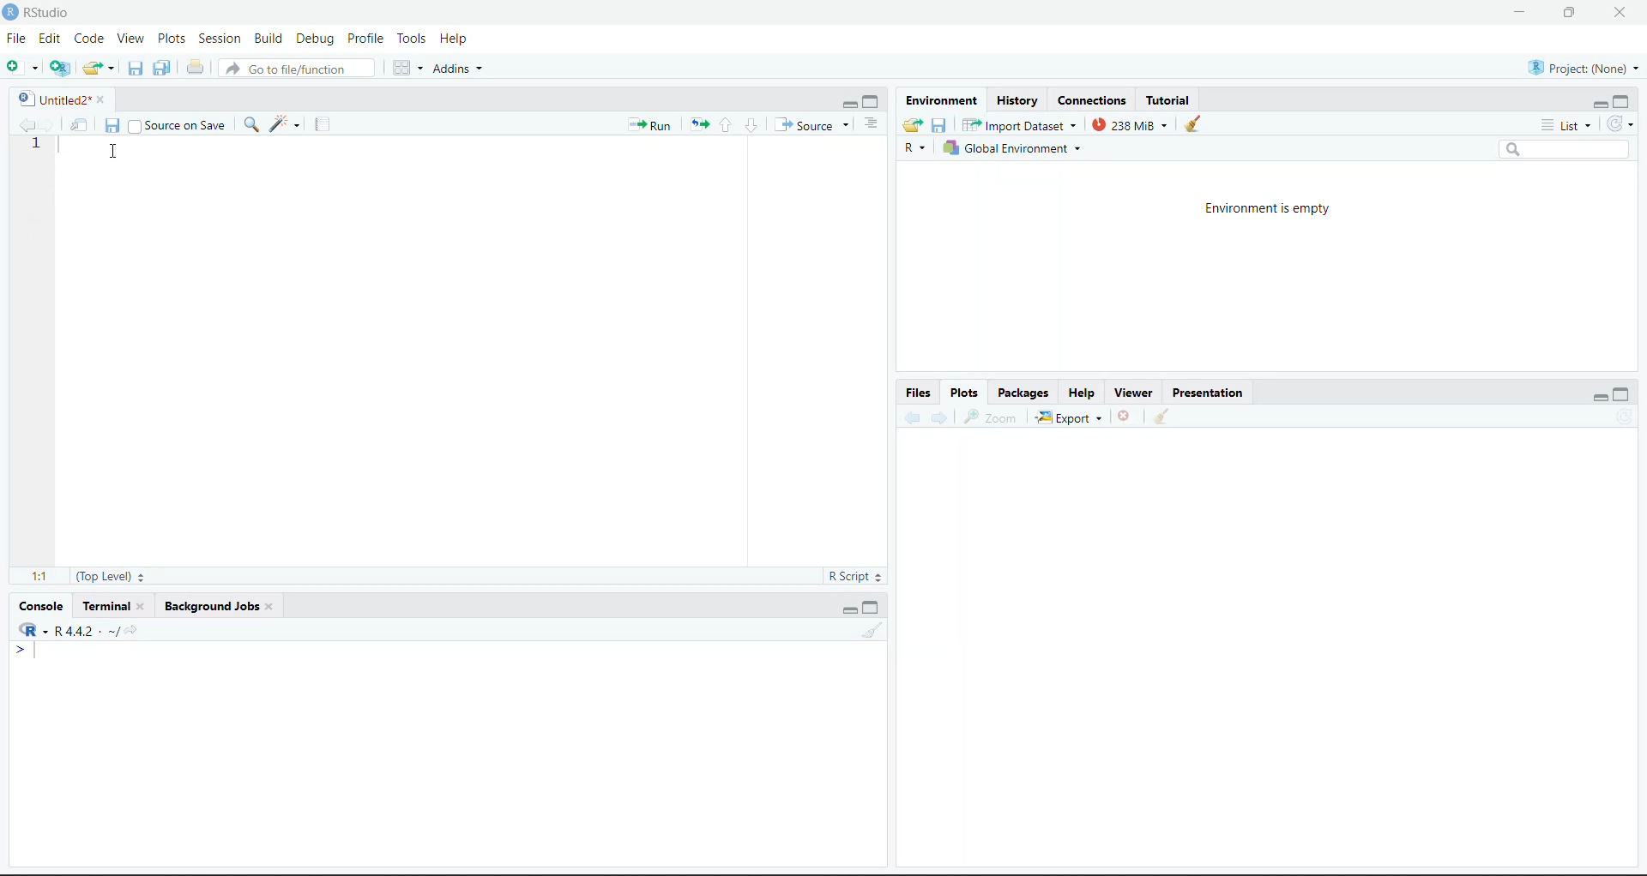 This screenshot has width=1647, height=876. Describe the element at coordinates (26, 650) in the screenshot. I see `>` at that location.